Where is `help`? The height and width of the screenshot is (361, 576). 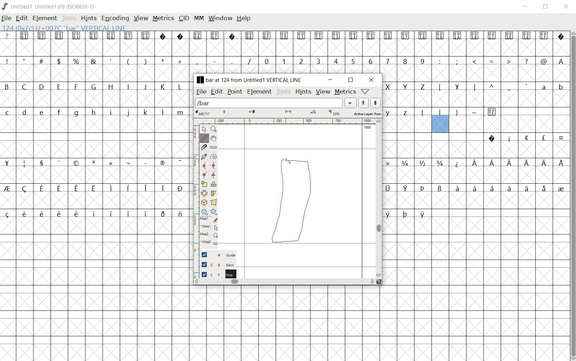 help is located at coordinates (244, 19).